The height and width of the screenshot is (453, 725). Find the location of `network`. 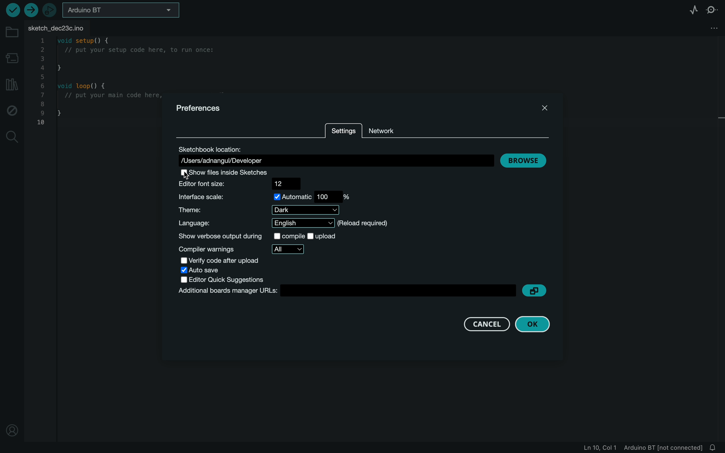

network is located at coordinates (390, 130).